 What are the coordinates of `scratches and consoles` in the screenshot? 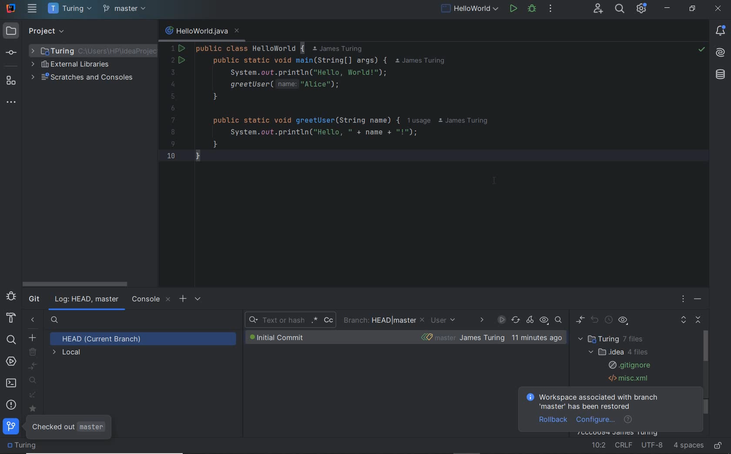 It's located at (84, 78).